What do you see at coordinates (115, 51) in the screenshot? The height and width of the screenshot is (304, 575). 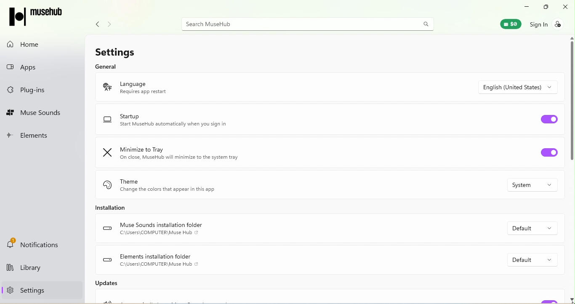 I see `Settings ` at bounding box center [115, 51].